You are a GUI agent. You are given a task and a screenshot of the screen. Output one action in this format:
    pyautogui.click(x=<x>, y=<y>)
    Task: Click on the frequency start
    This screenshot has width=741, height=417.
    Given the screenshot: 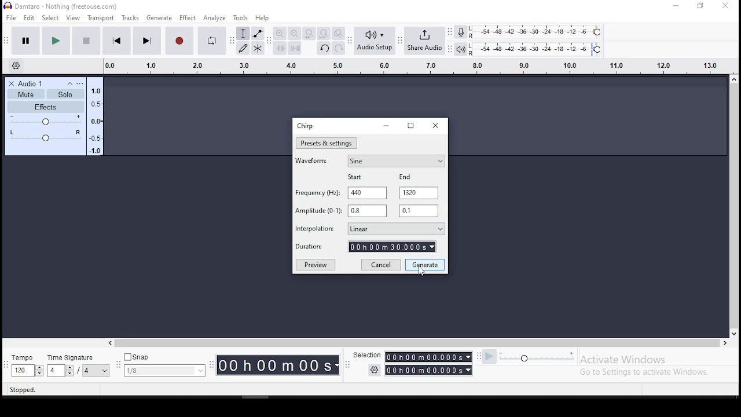 What is the action you would take?
    pyautogui.click(x=366, y=193)
    